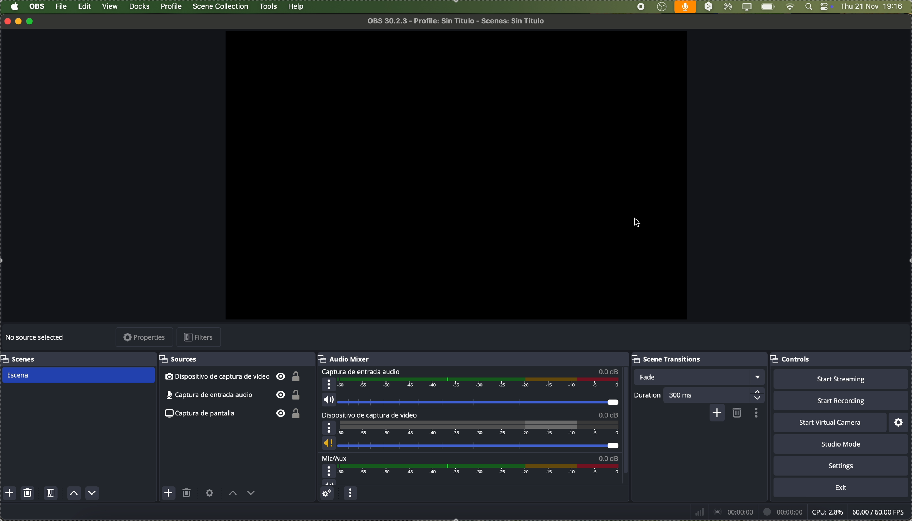 The height and width of the screenshot is (521, 912). What do you see at coordinates (10, 493) in the screenshot?
I see `add scene` at bounding box center [10, 493].